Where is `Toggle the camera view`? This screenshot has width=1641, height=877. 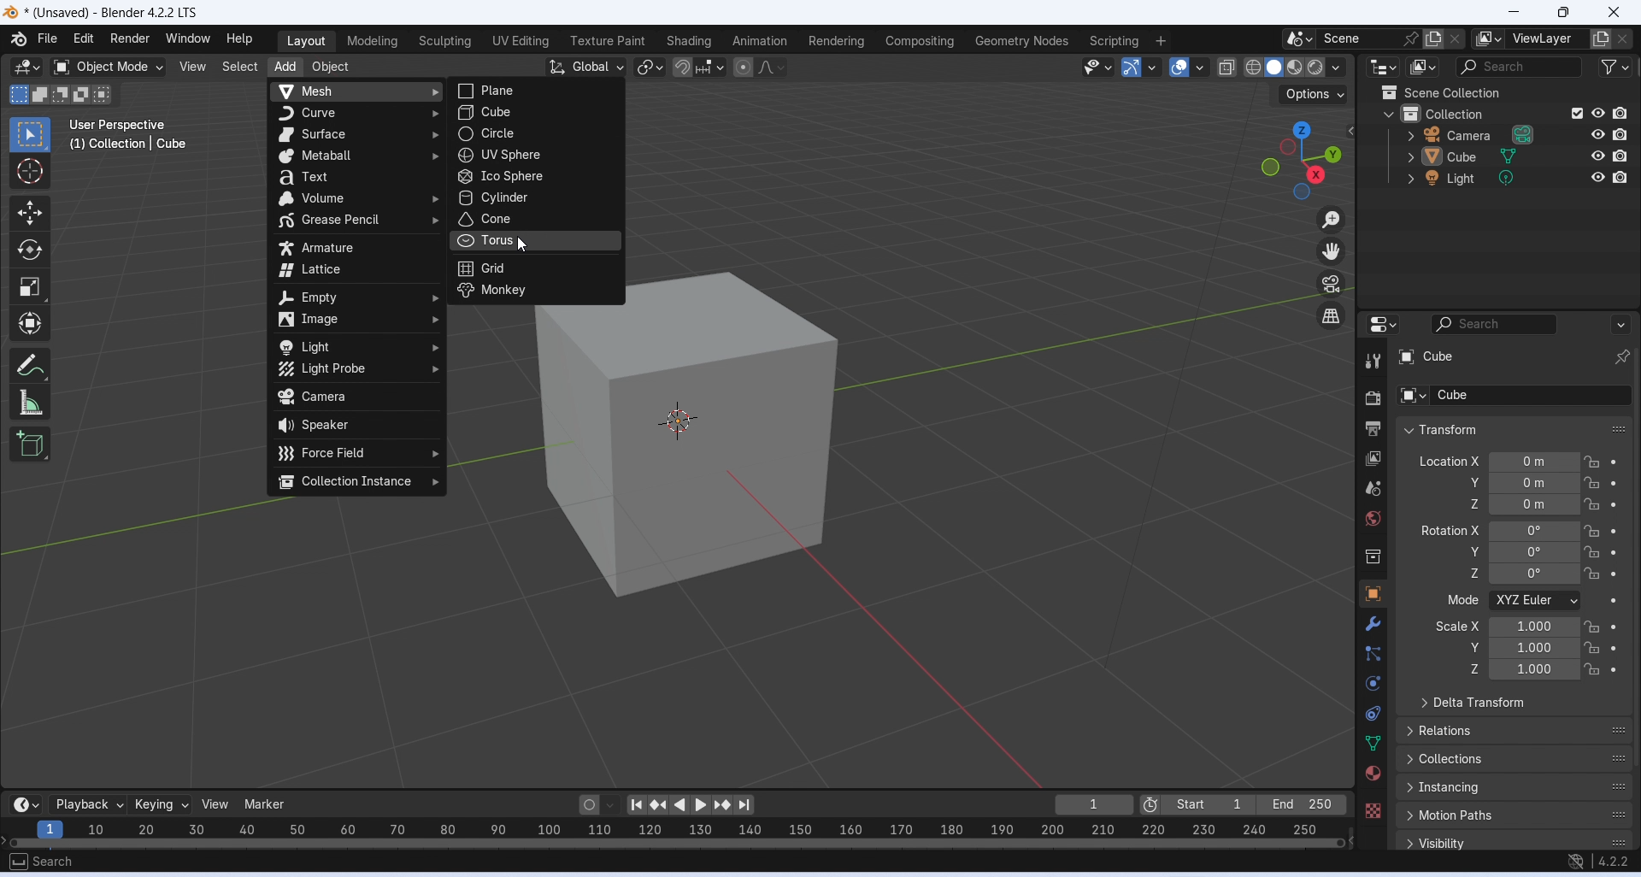 Toggle the camera view is located at coordinates (1332, 284).